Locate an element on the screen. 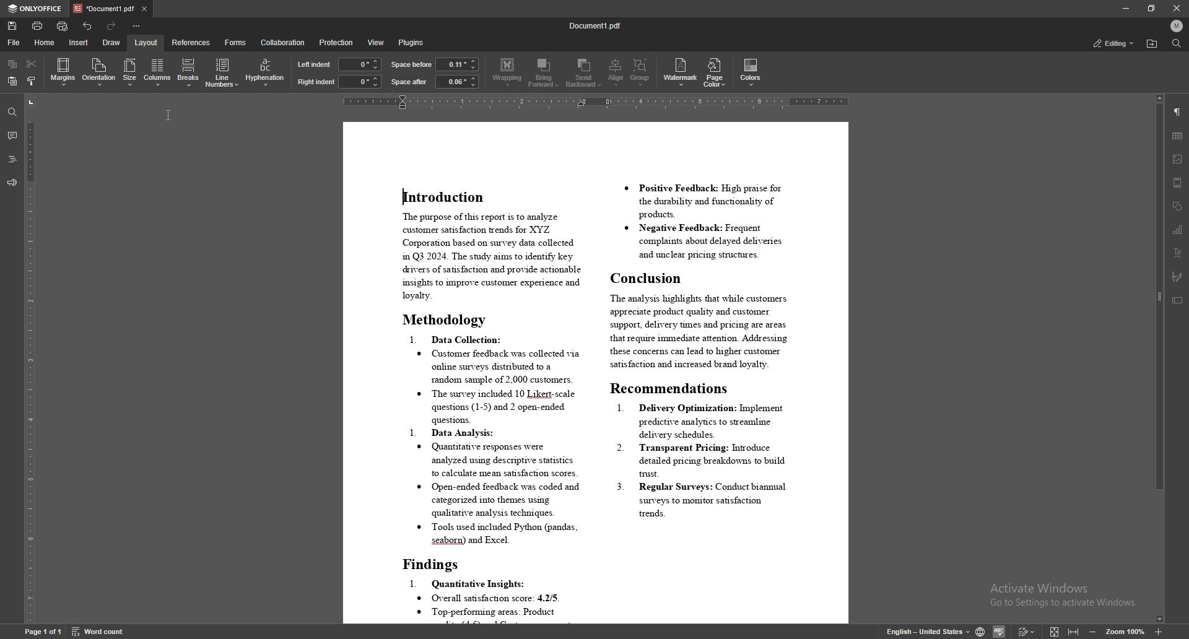 Image resolution: width=1189 pixels, height=639 pixels. redo is located at coordinates (112, 25).